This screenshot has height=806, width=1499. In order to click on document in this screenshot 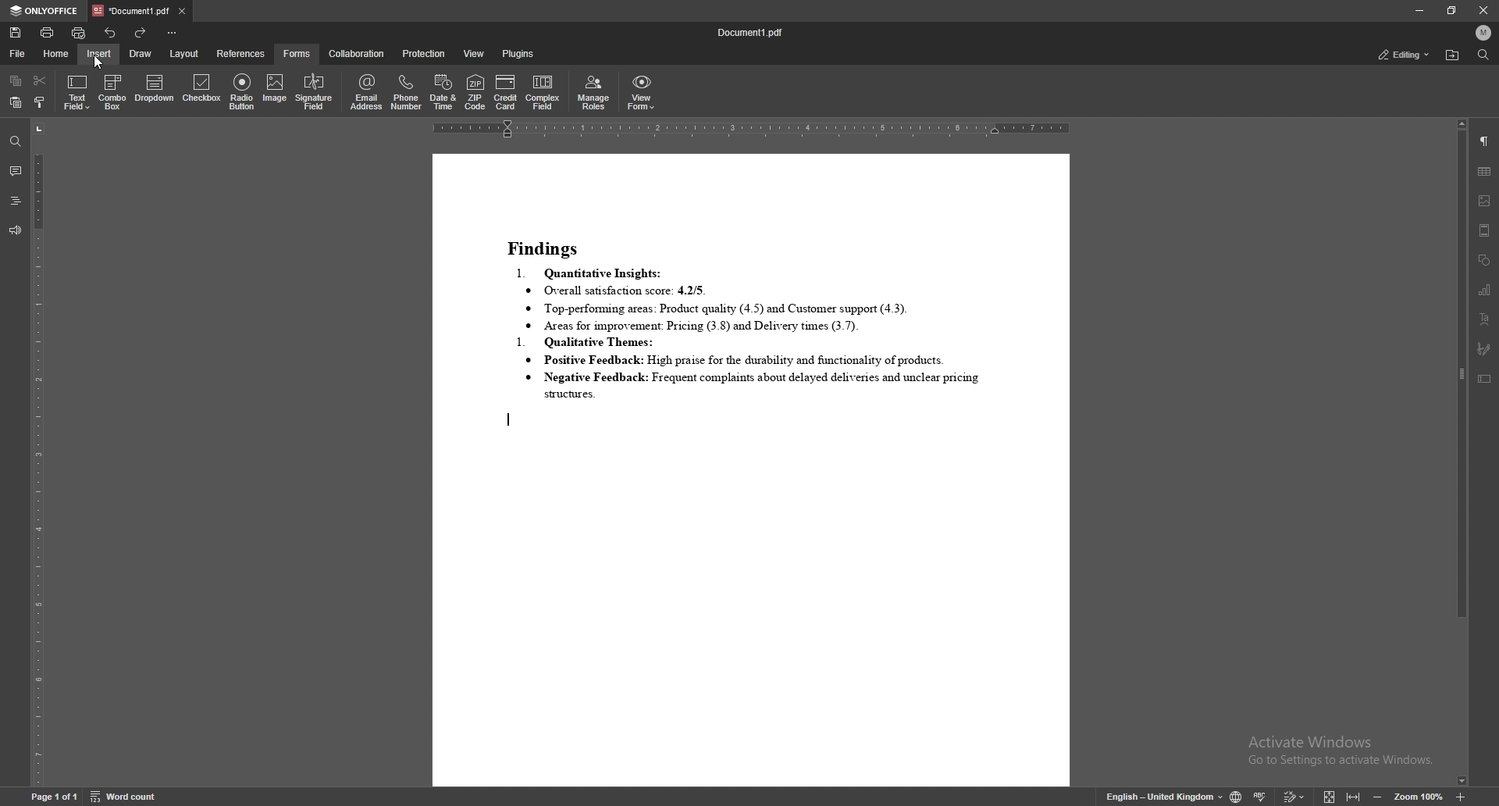, I will do `click(752, 469)`.